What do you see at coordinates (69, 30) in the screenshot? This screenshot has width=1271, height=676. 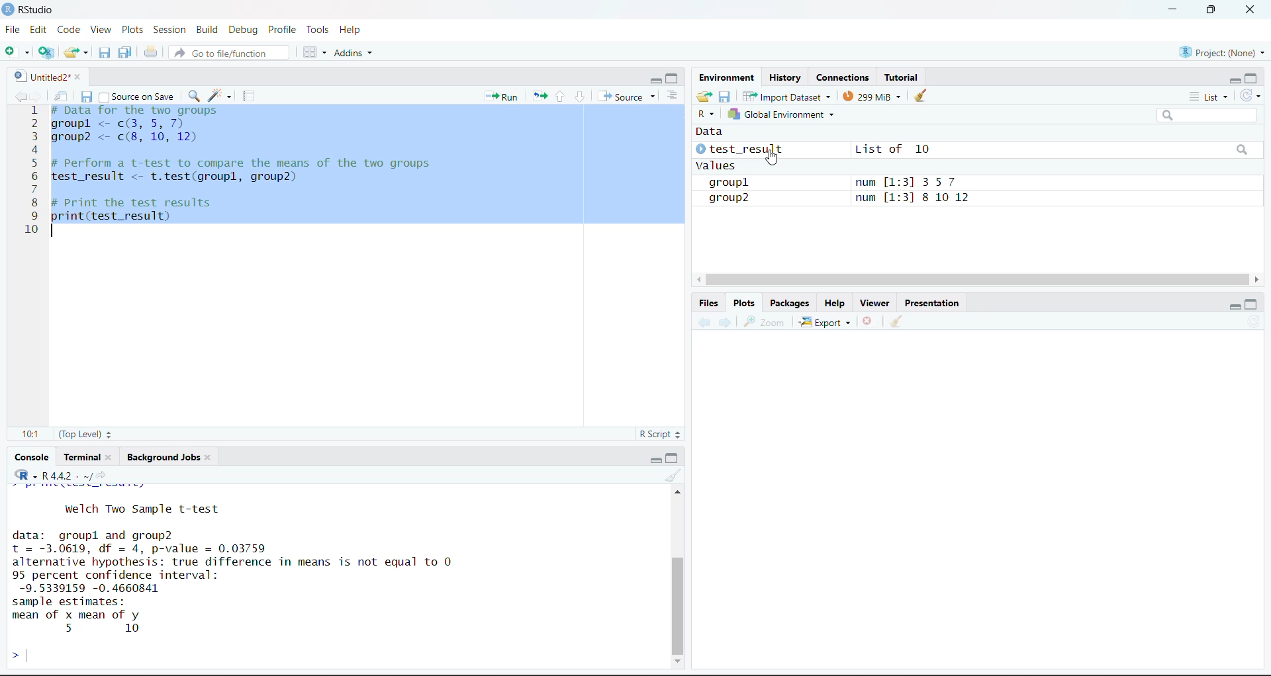 I see `Code` at bounding box center [69, 30].